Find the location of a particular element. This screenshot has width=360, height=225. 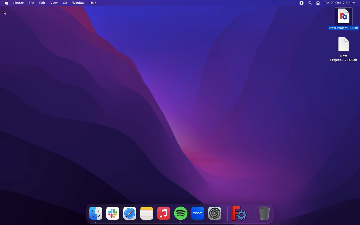

Go is located at coordinates (66, 2).